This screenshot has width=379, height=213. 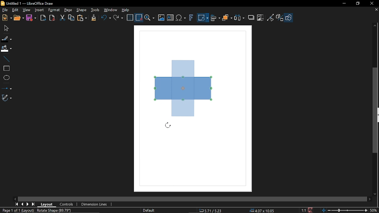 What do you see at coordinates (31, 18) in the screenshot?
I see `Save` at bounding box center [31, 18].